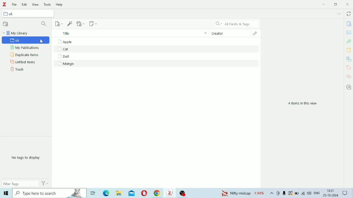 The image size is (353, 198). I want to click on Actions, so click(45, 183).